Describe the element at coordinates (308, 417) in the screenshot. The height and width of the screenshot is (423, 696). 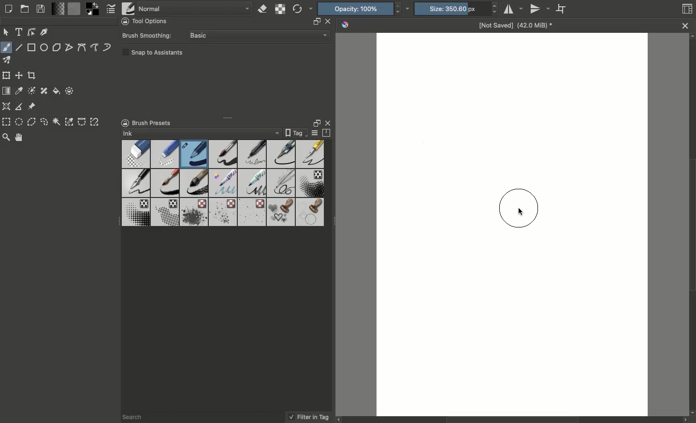
I see `Filter in tag` at that location.